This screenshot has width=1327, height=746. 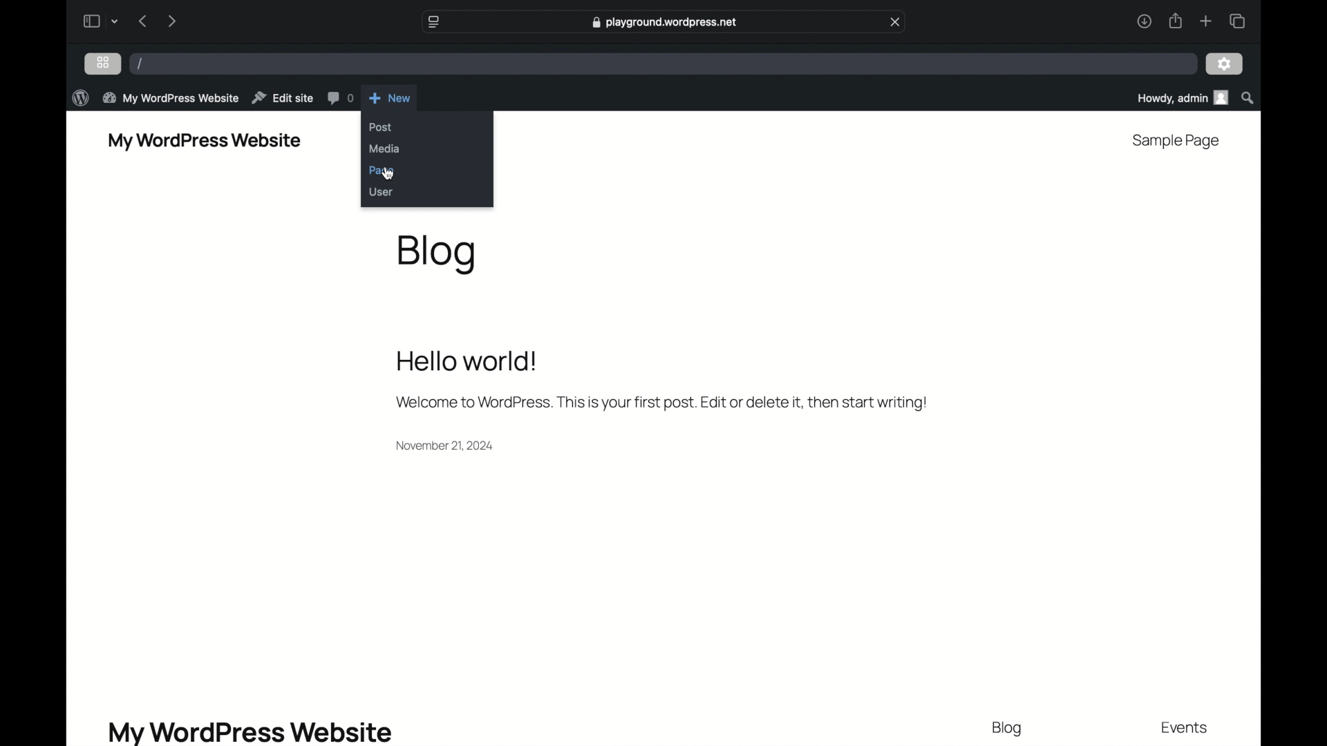 I want to click on previous page, so click(x=144, y=21).